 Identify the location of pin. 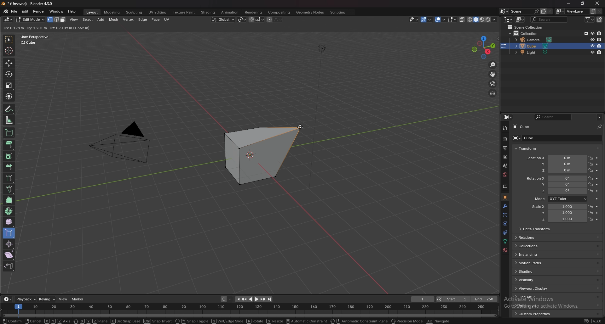
(599, 127).